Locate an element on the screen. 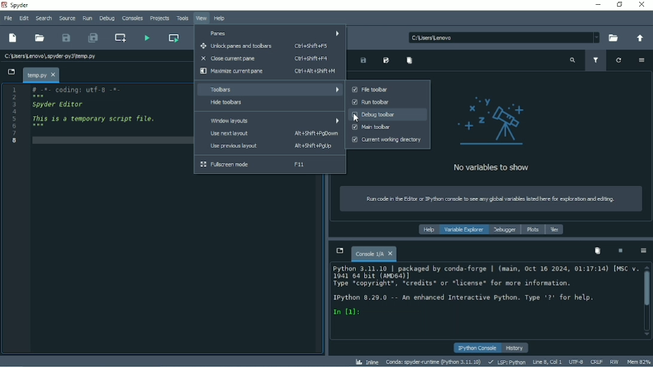 The image size is (653, 367). File name is located at coordinates (51, 54).